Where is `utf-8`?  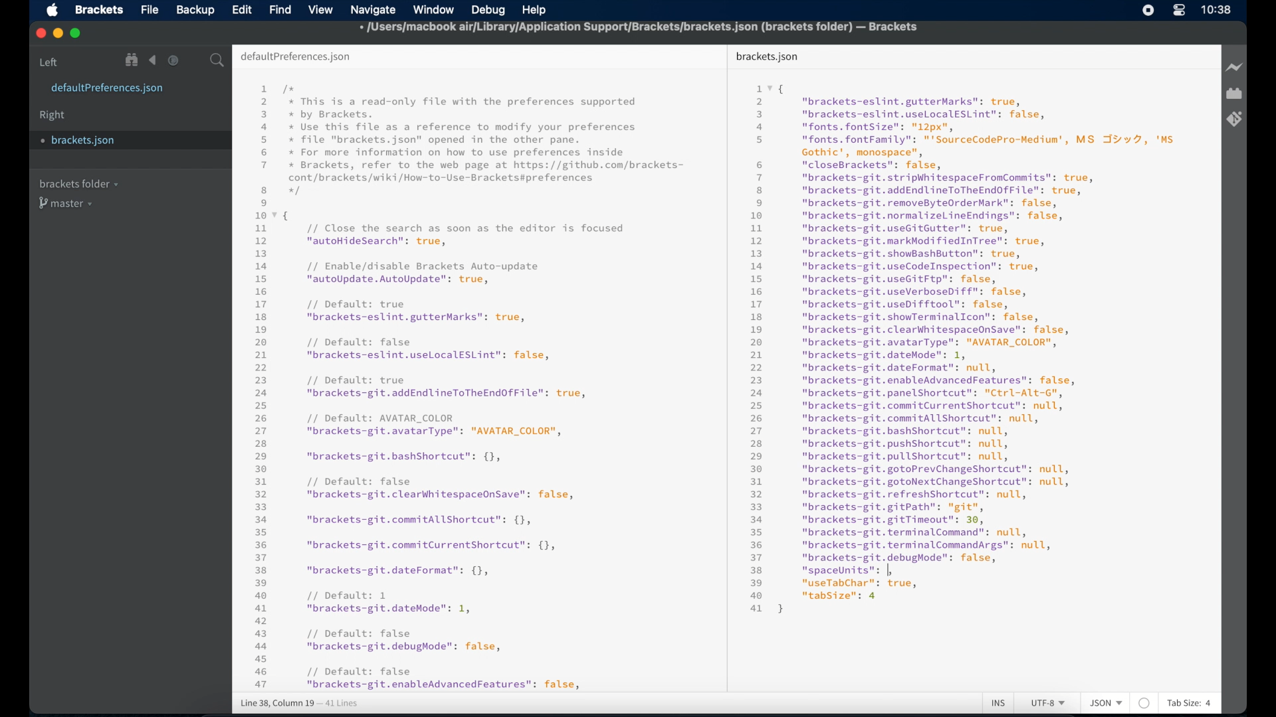 utf-8 is located at coordinates (1049, 703).